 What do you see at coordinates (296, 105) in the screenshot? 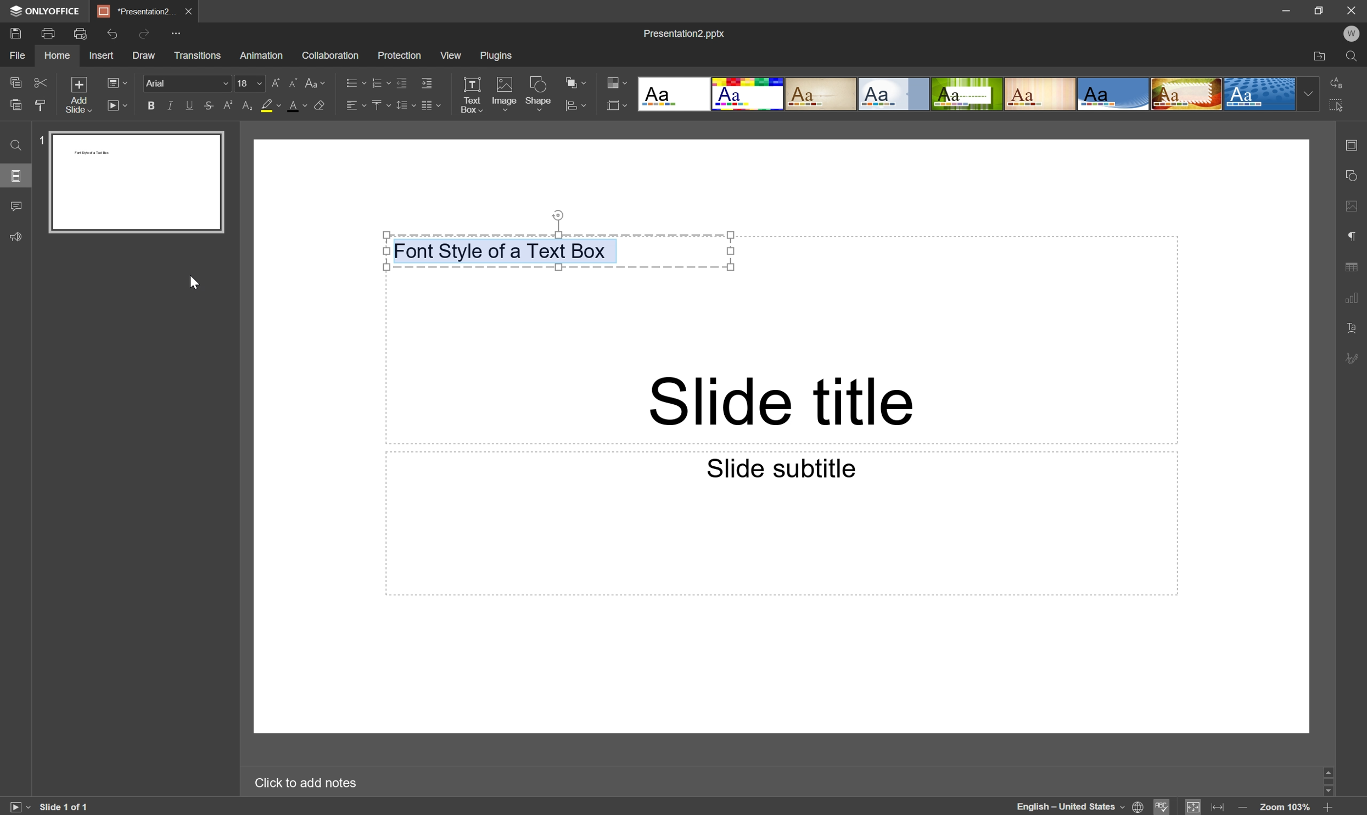
I see `Font color` at bounding box center [296, 105].